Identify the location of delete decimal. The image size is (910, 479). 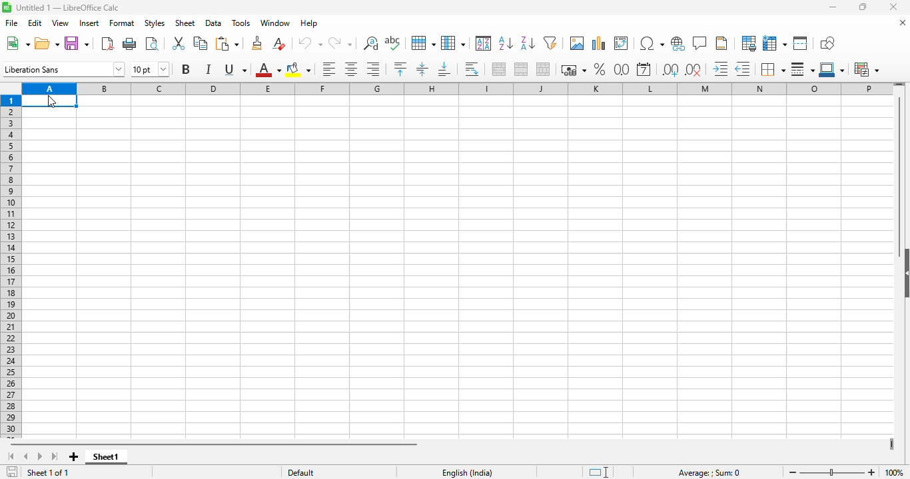
(693, 70).